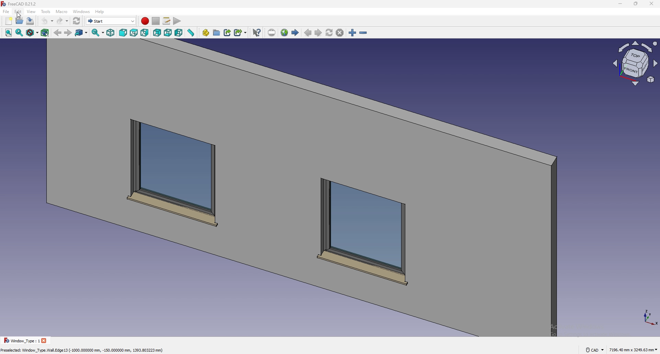  Describe the element at coordinates (20, 16) in the screenshot. I see `cursor` at that location.